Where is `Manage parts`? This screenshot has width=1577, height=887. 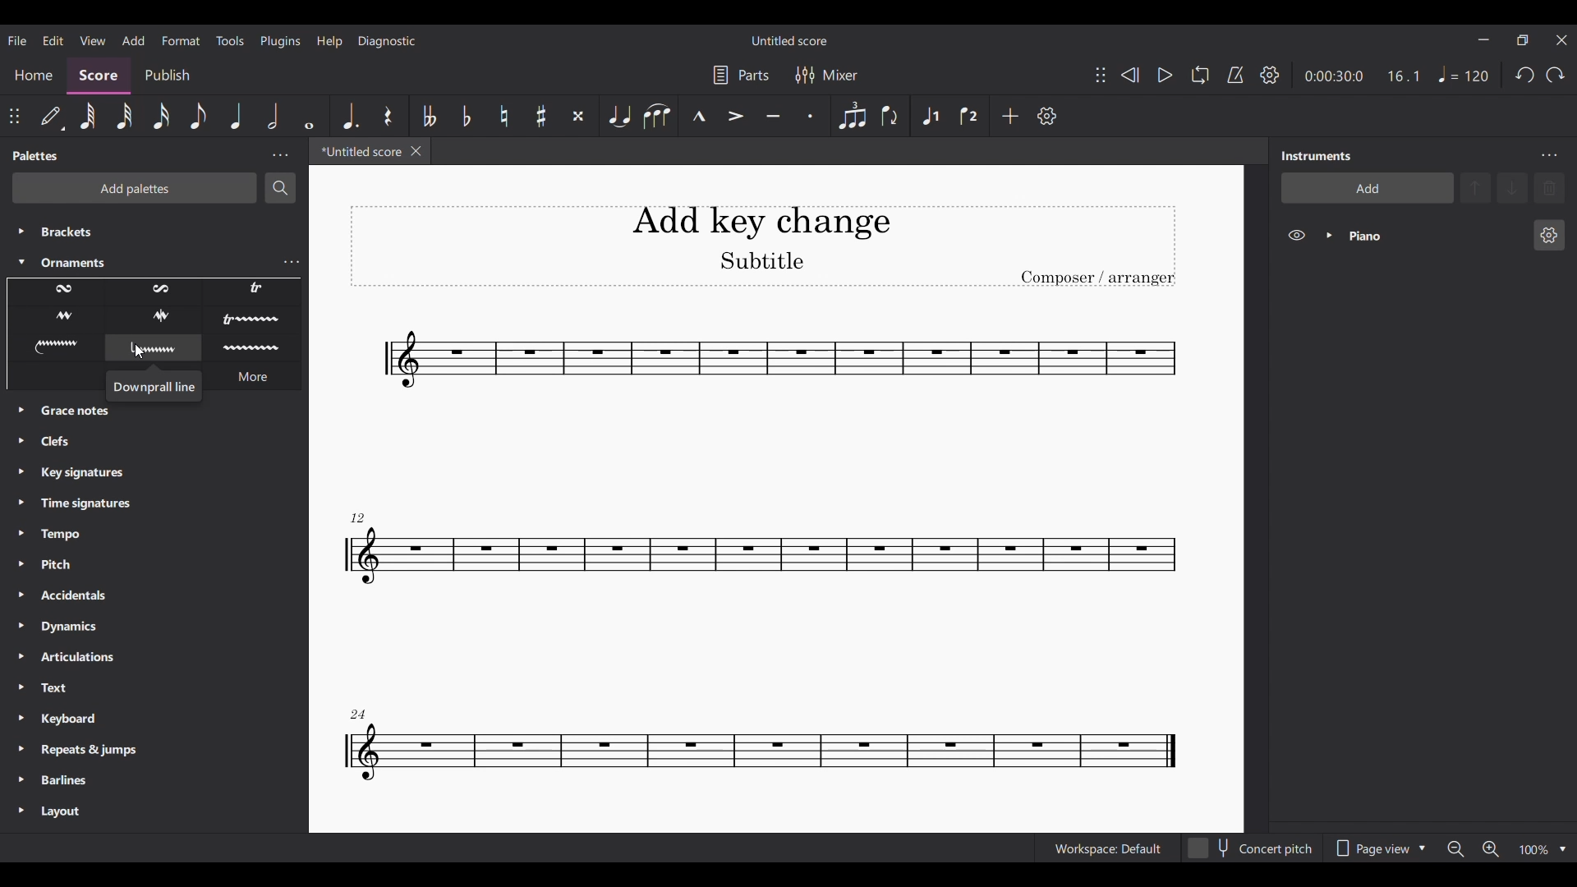 Manage parts is located at coordinates (742, 76).